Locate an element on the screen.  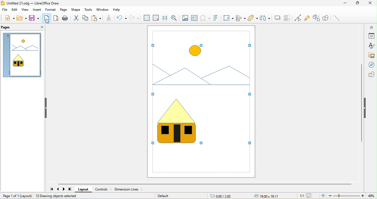
new is located at coordinates (9, 18).